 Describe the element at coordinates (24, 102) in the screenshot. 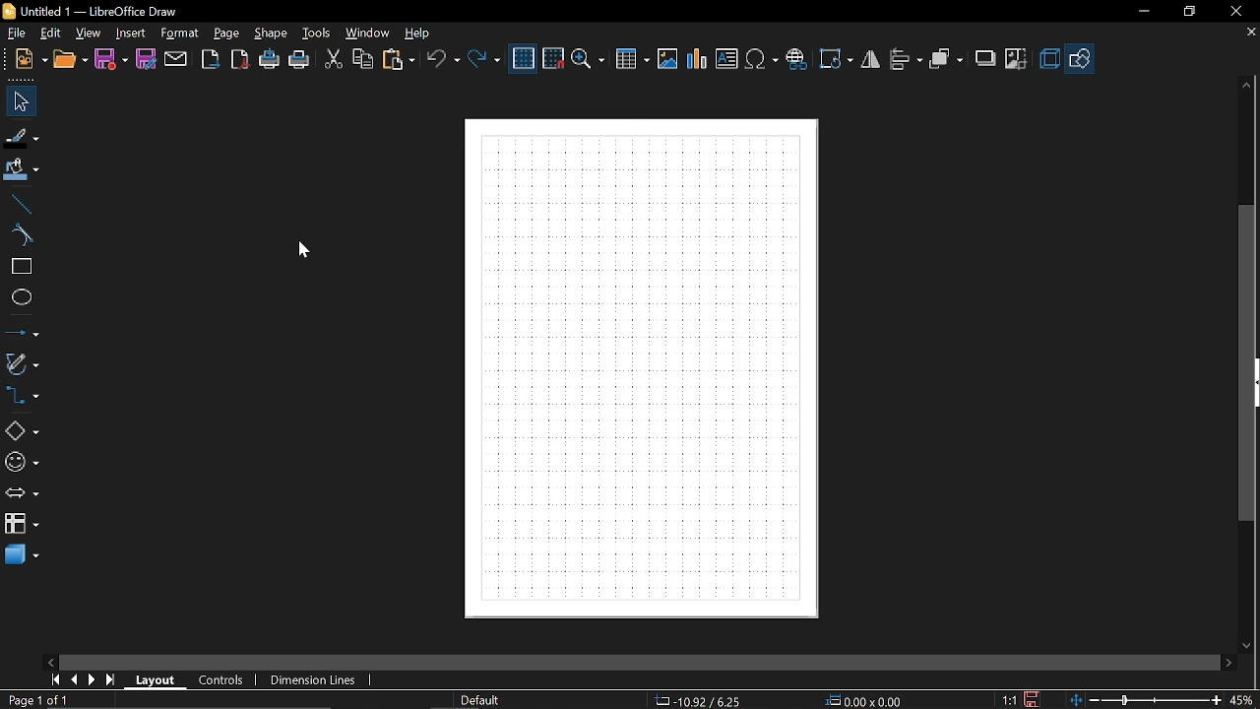

I see `Select` at that location.